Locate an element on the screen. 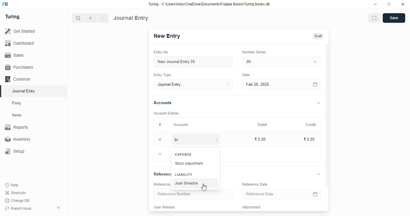  references is located at coordinates (161, 174).